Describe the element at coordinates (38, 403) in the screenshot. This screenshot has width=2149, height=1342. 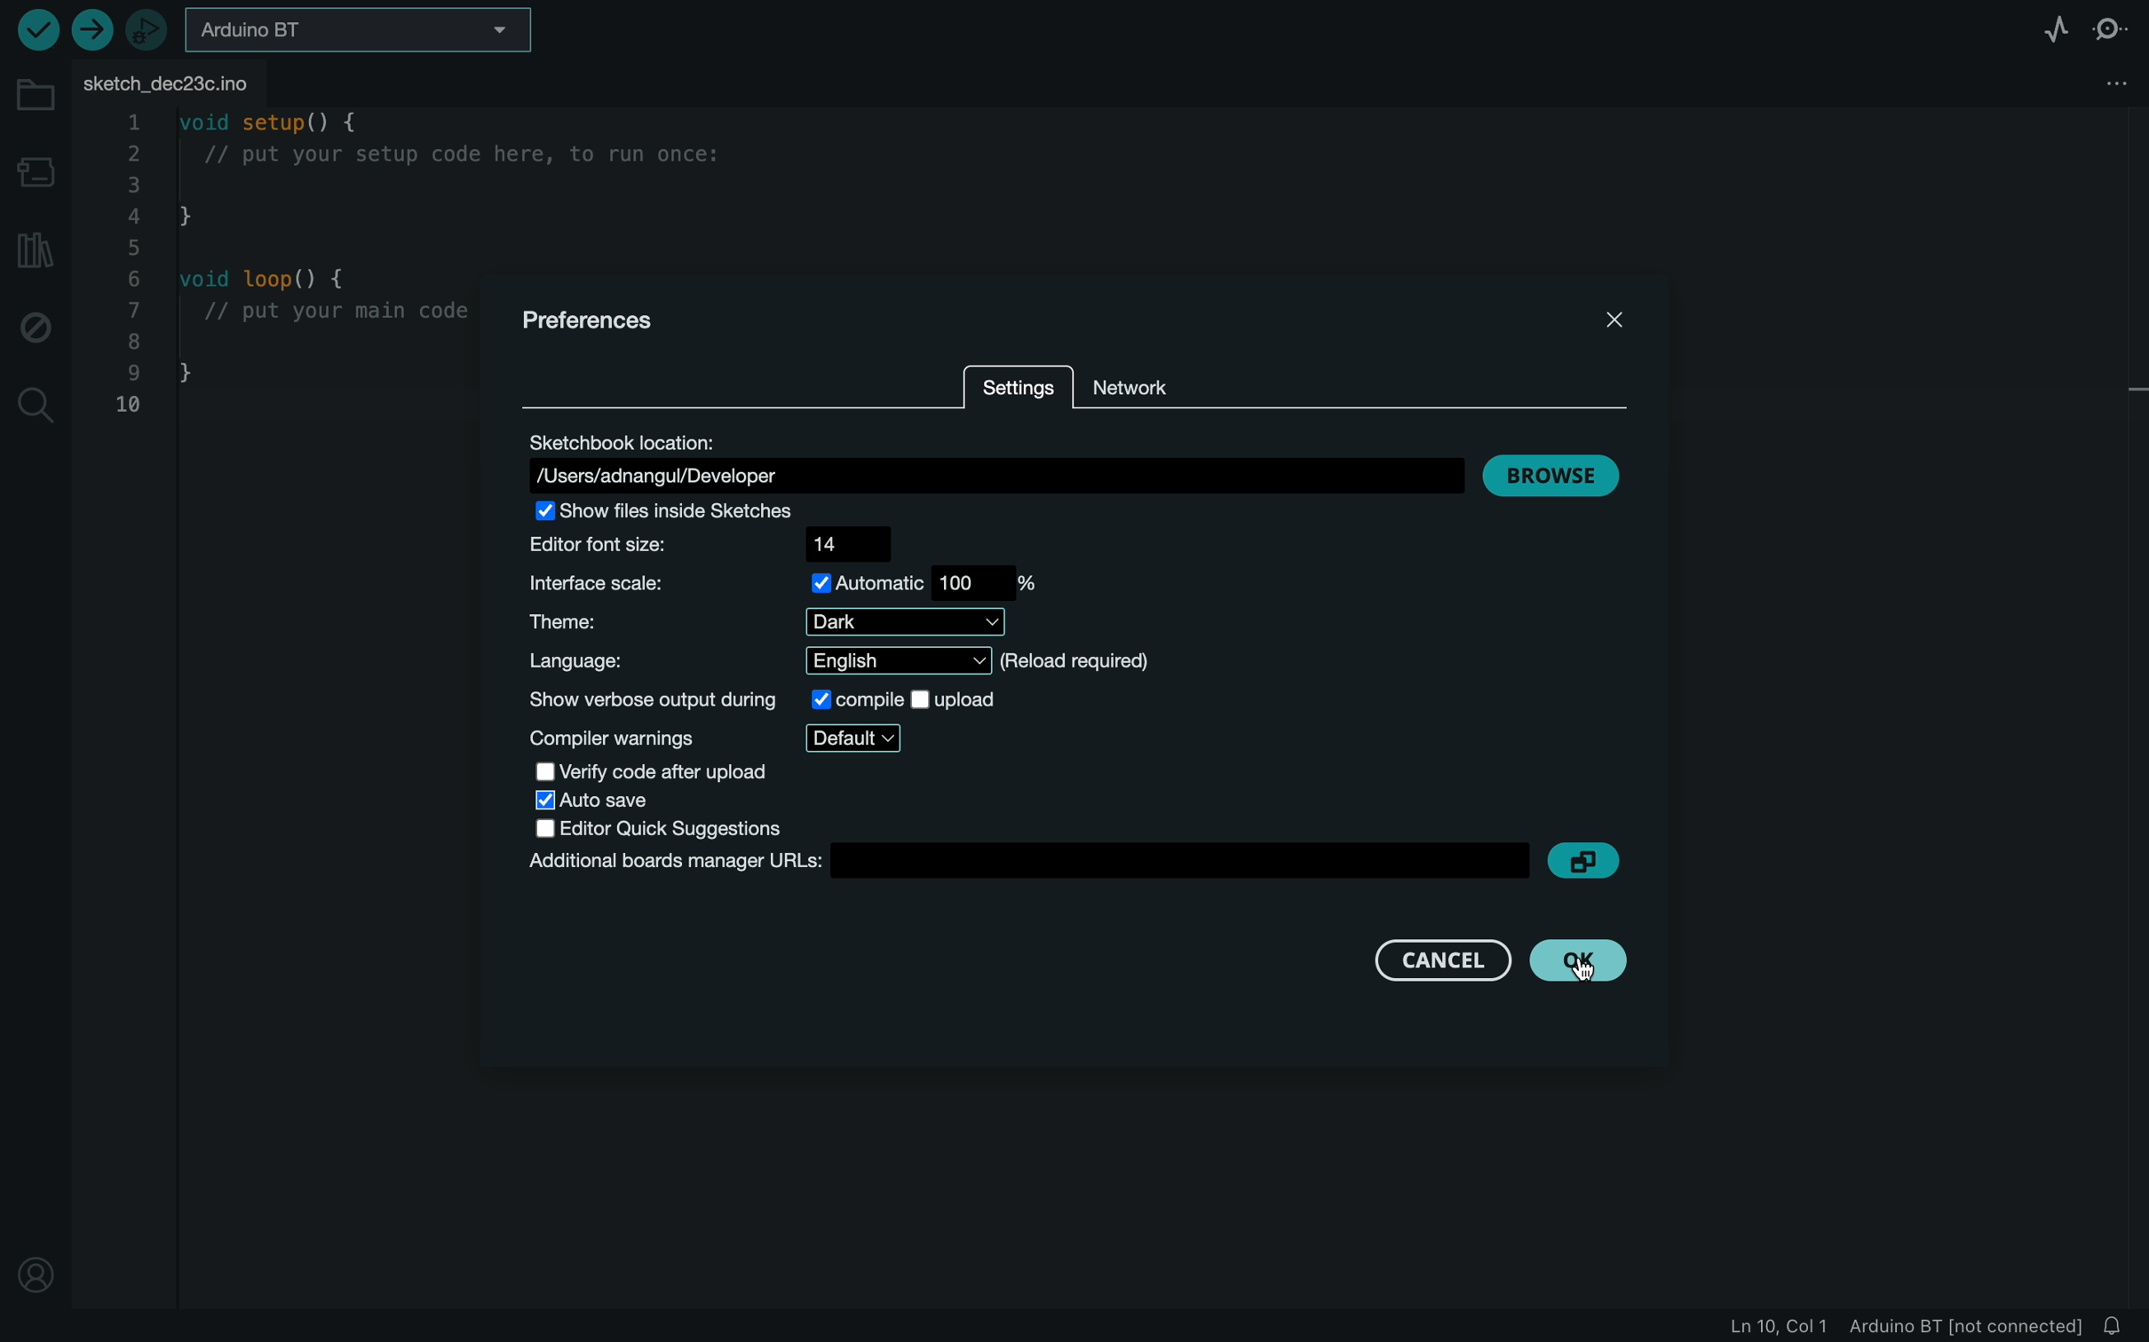
I see `search` at that location.